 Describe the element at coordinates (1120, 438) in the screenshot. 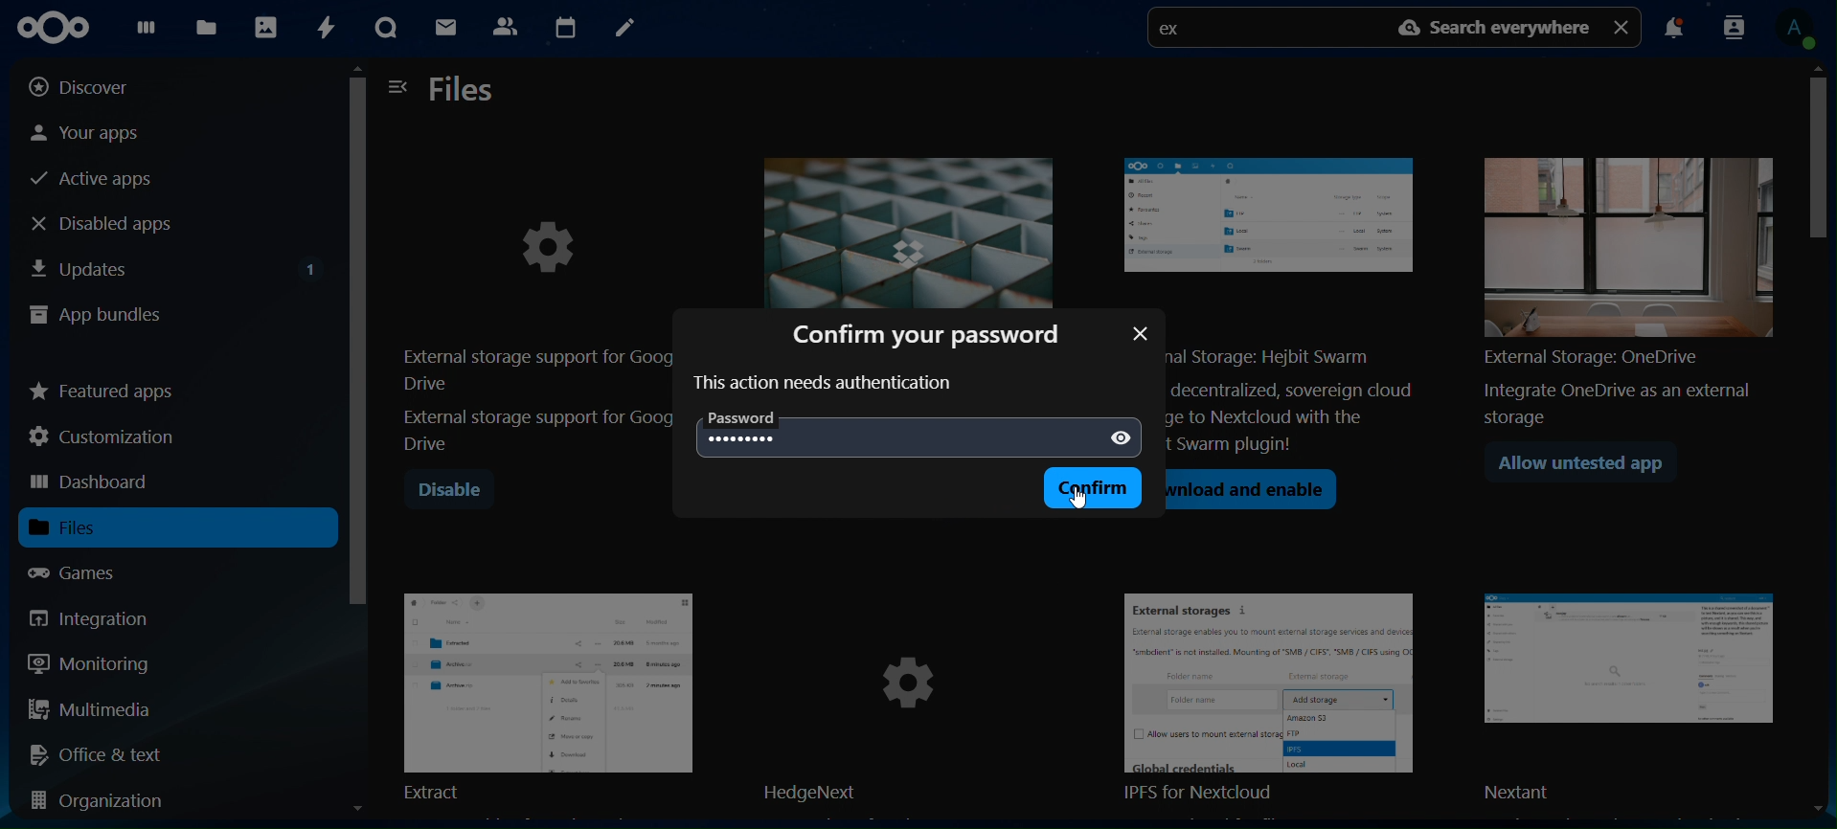

I see `show password` at that location.